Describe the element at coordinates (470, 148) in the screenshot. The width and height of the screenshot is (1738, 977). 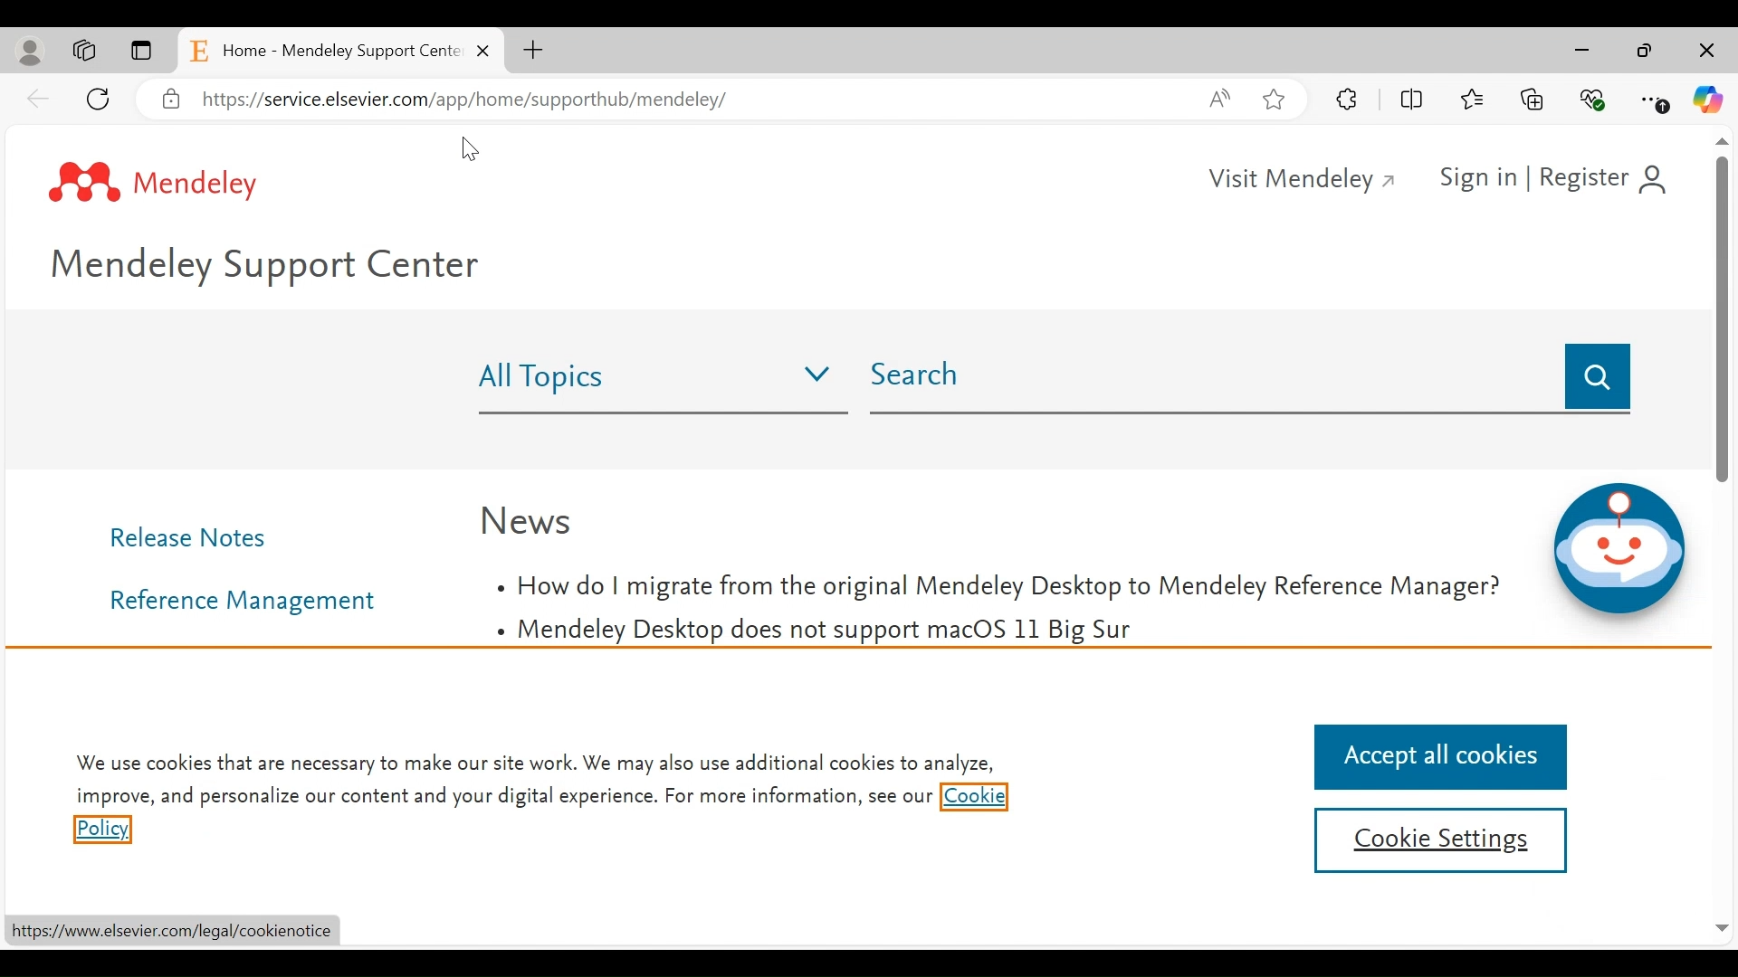
I see `Cursor` at that location.